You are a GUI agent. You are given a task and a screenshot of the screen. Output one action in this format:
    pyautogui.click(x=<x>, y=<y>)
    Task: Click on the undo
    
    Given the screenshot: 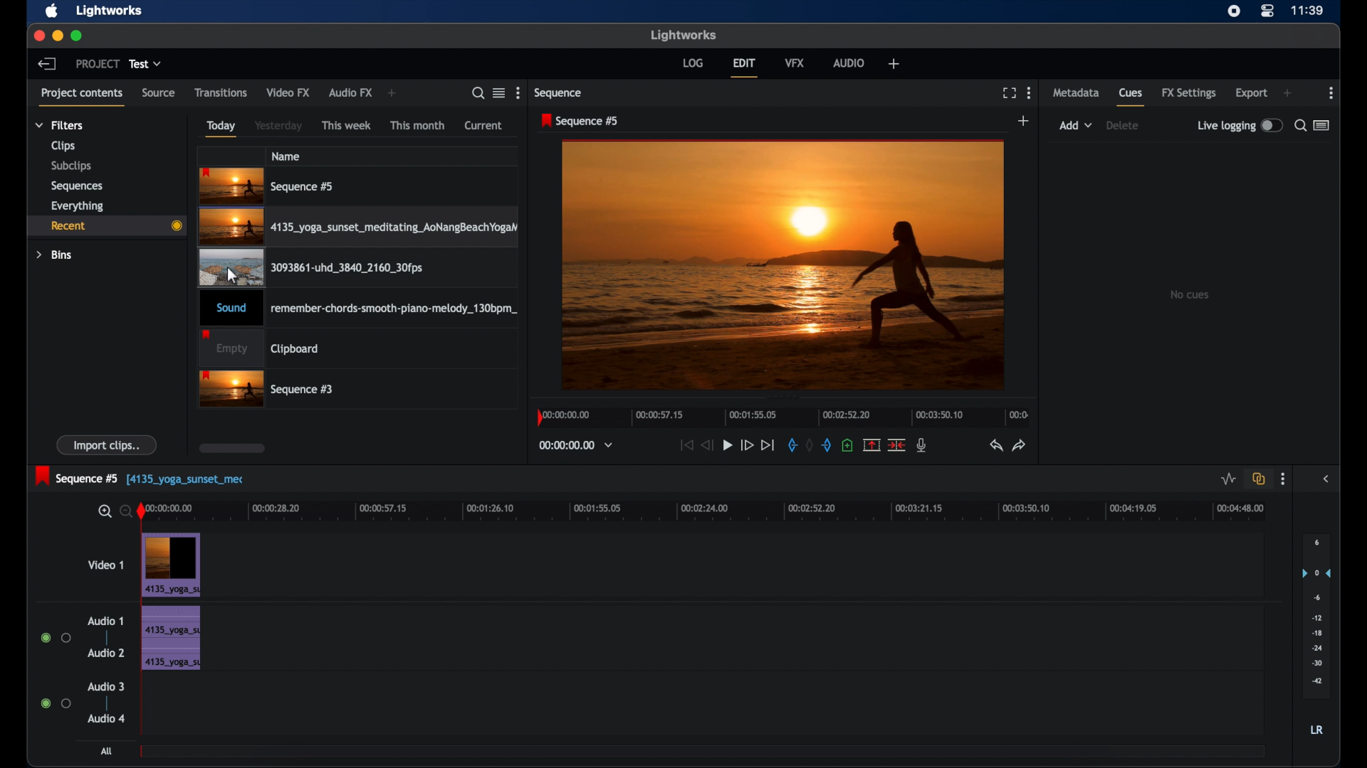 What is the action you would take?
    pyautogui.click(x=995, y=446)
    